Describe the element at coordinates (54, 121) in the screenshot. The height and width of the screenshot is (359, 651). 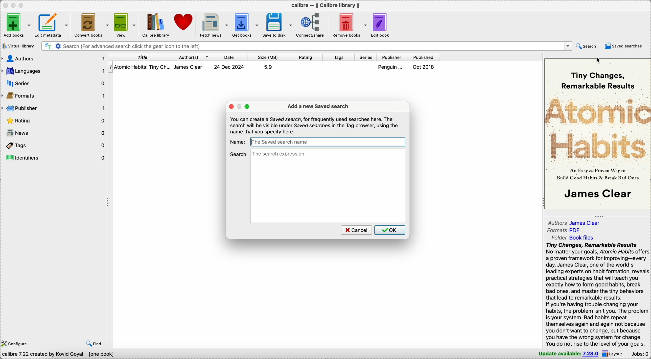
I see `rating` at that location.